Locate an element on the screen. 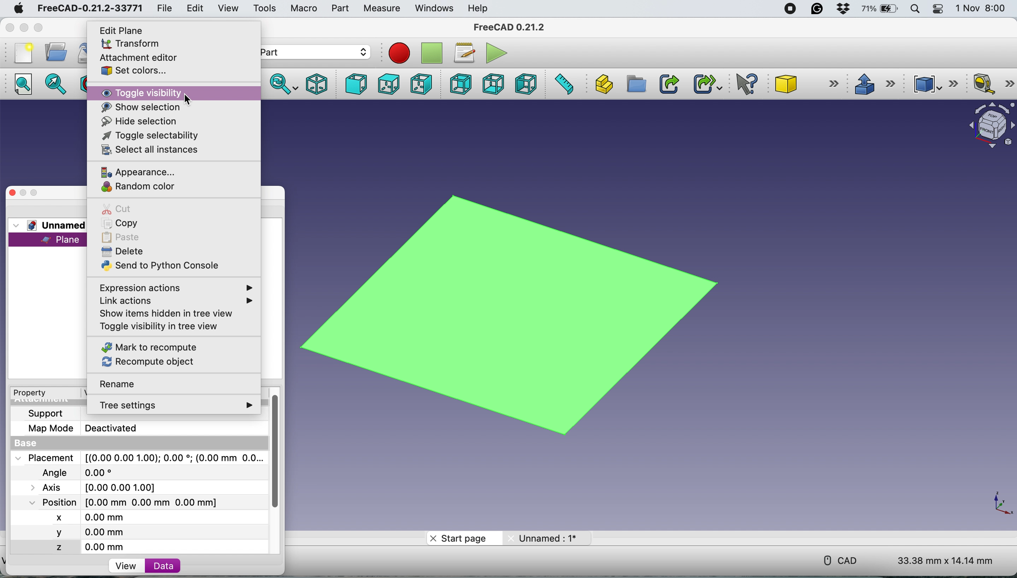  part is located at coordinates (340, 8).